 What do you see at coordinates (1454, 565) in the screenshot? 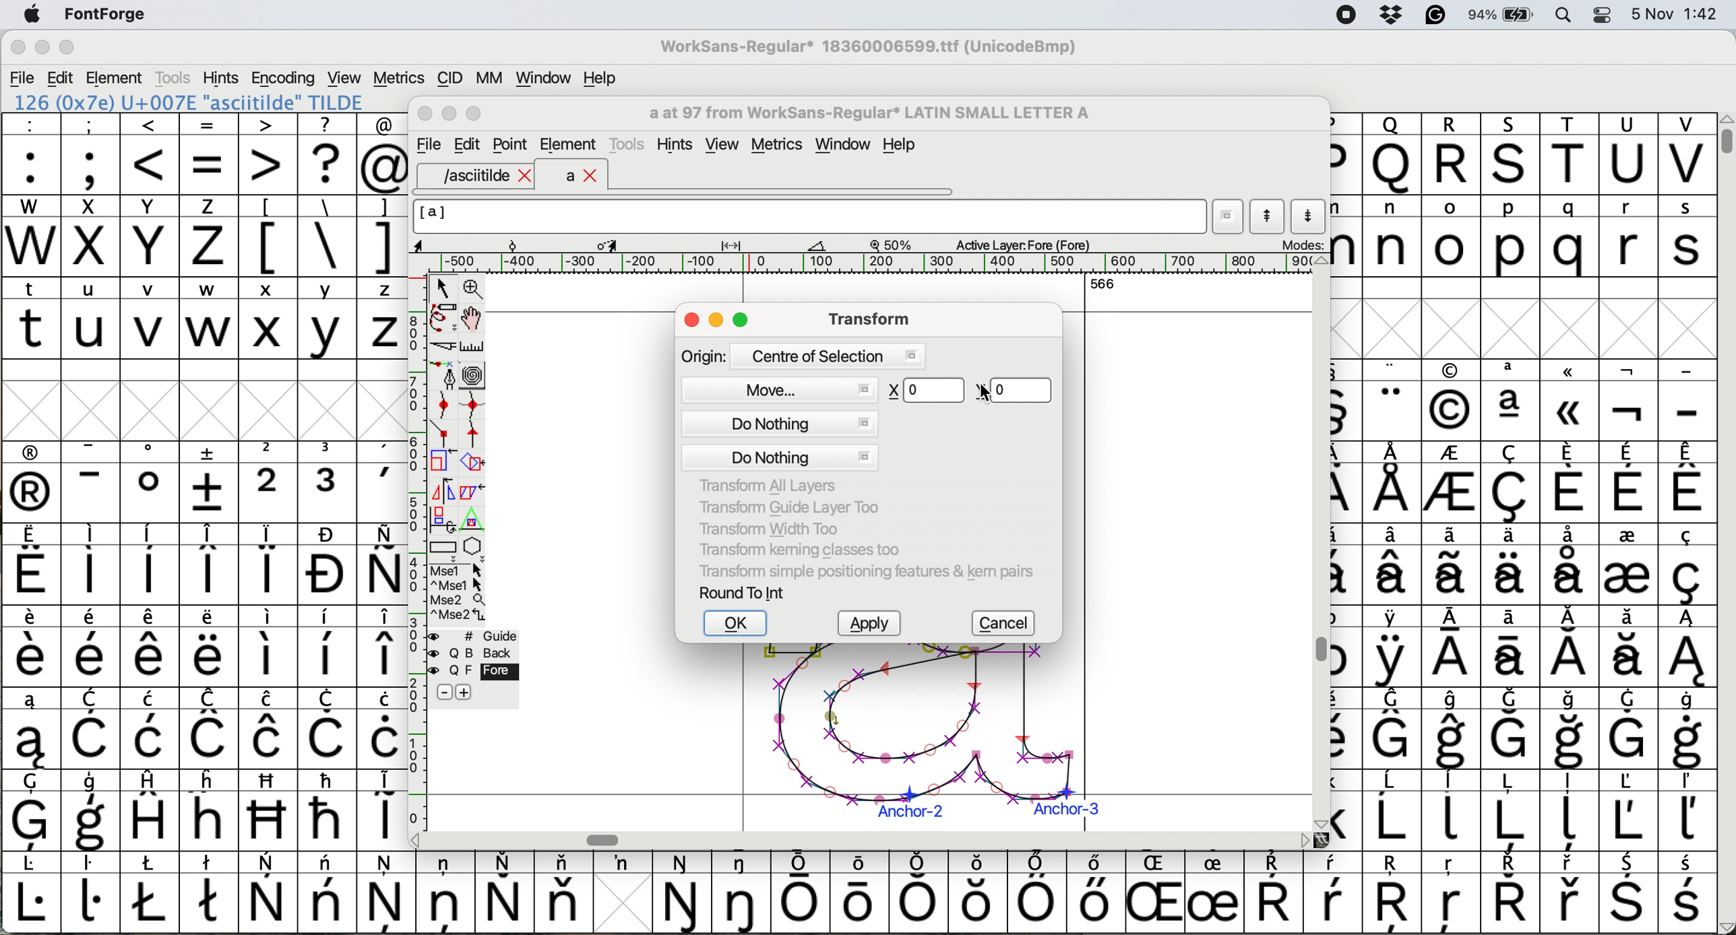
I see `symbol` at bounding box center [1454, 565].